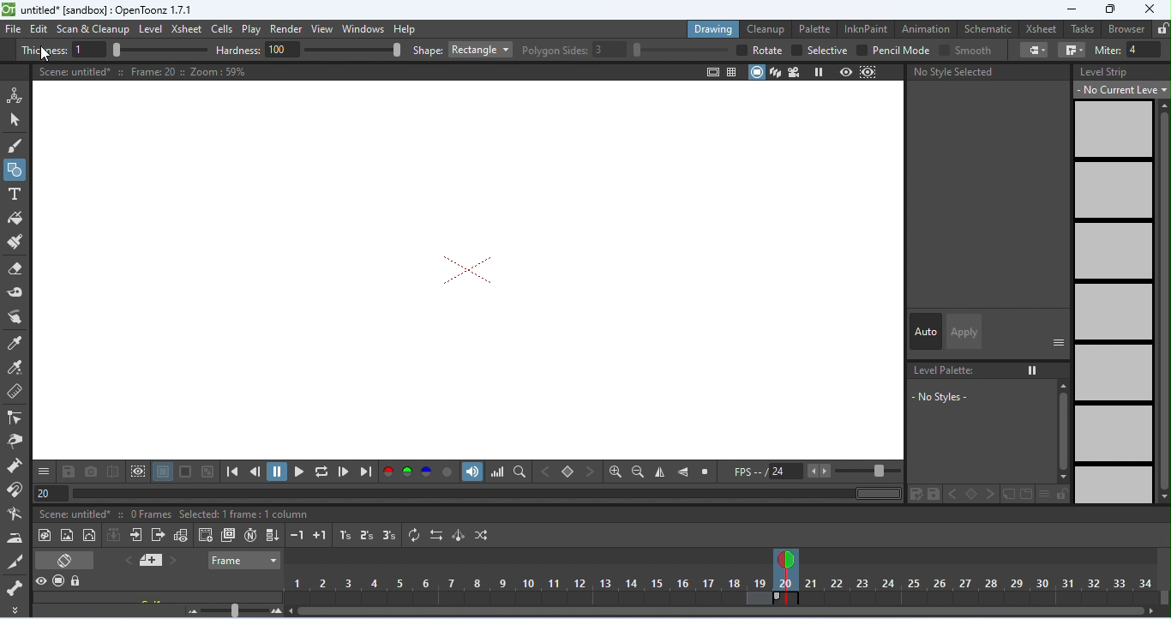 The height and width of the screenshot is (619, 1171). What do you see at coordinates (17, 267) in the screenshot?
I see `eraser` at bounding box center [17, 267].